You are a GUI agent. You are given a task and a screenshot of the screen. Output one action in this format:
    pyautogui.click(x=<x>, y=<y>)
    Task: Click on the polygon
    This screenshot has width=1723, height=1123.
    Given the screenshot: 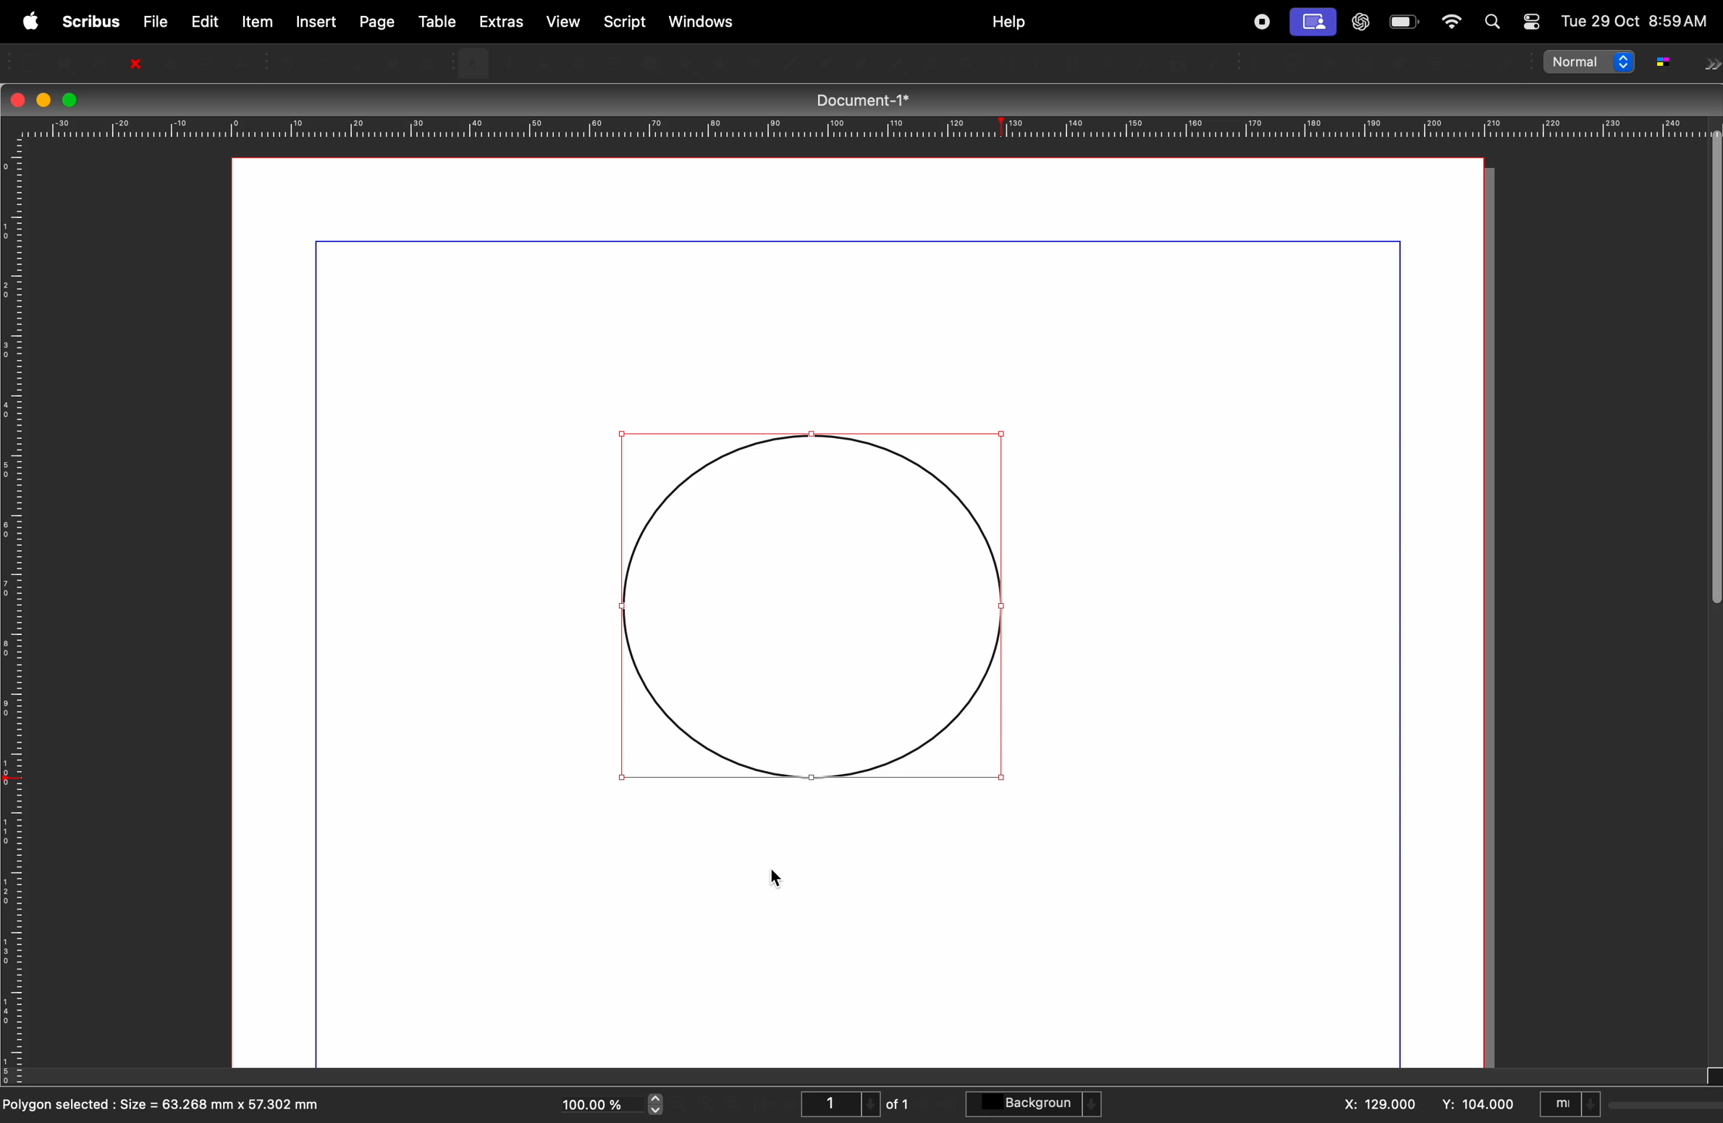 What is the action you would take?
    pyautogui.click(x=686, y=64)
    